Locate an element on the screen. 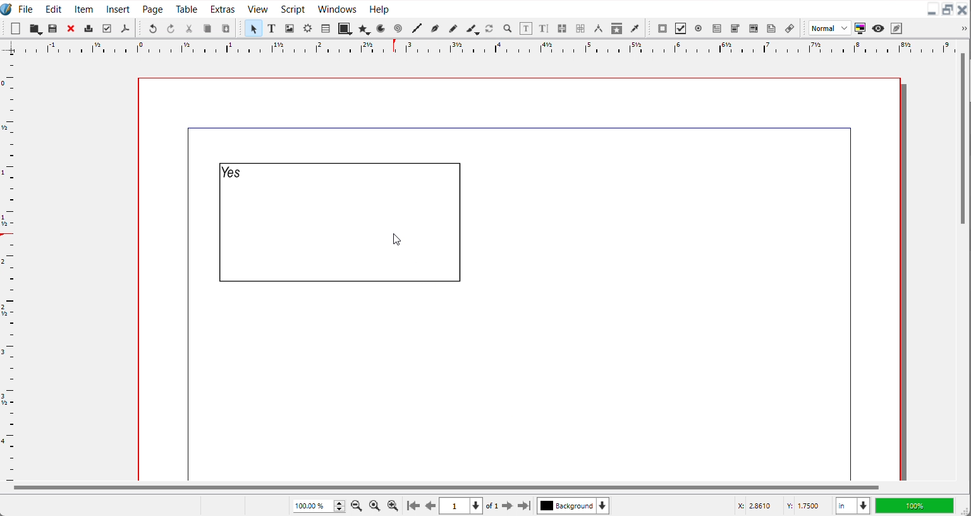 The width and height of the screenshot is (971, 516). Go to first page is located at coordinates (413, 505).